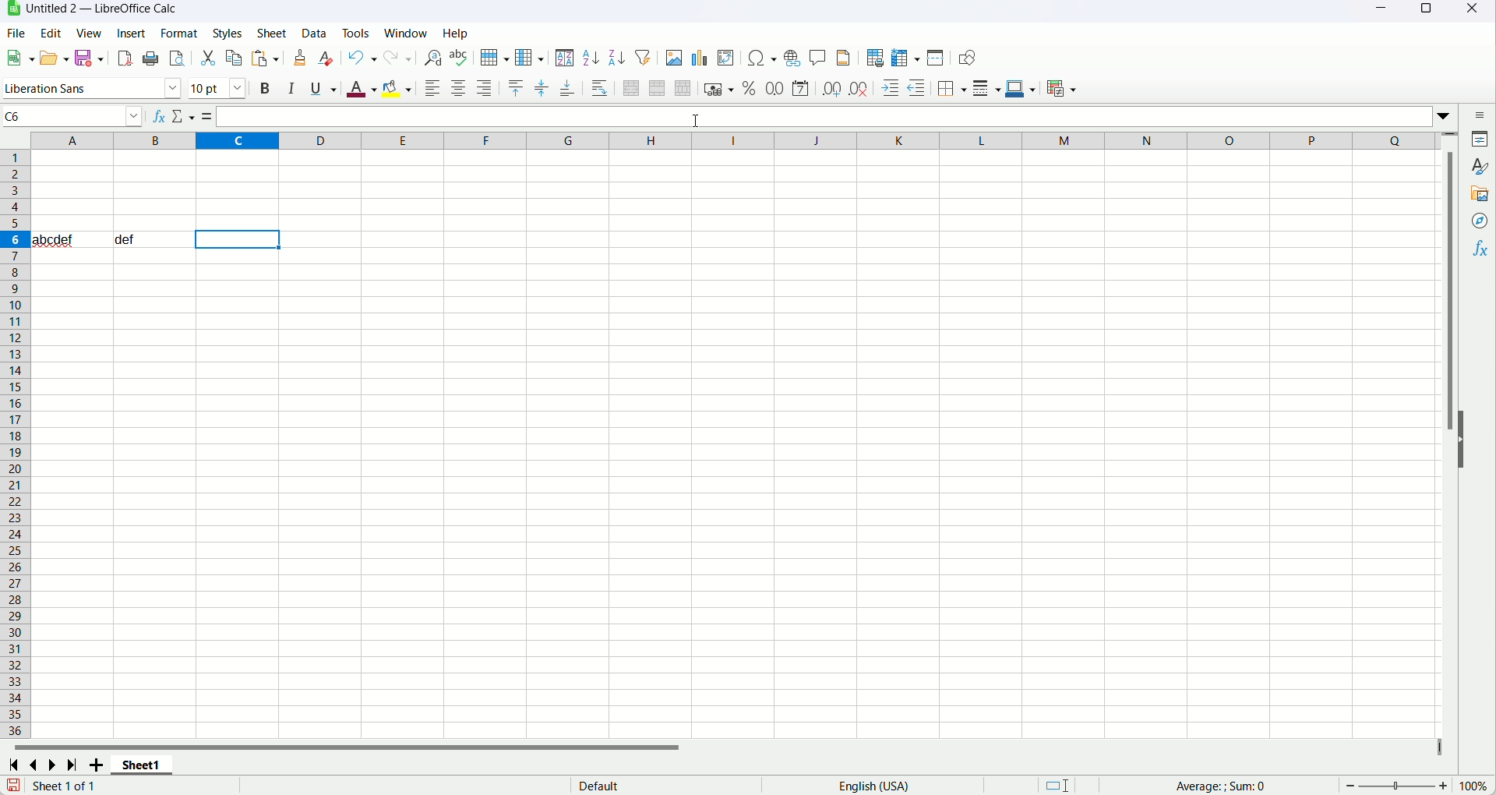 This screenshot has height=795, width=1496. I want to click on styles, so click(227, 33).